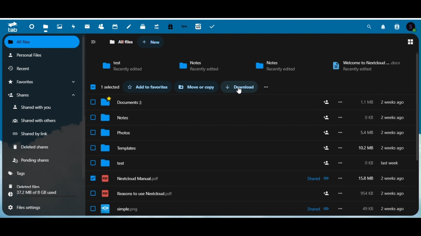 The image size is (421, 236). What do you see at coordinates (120, 66) in the screenshot?
I see `test recently added` at bounding box center [120, 66].